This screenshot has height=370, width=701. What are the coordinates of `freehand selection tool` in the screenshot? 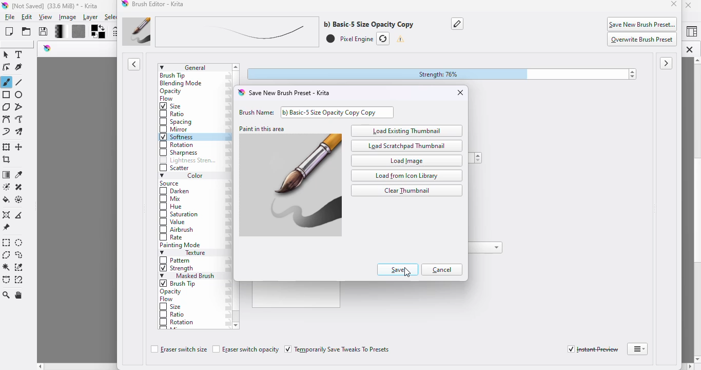 It's located at (19, 255).